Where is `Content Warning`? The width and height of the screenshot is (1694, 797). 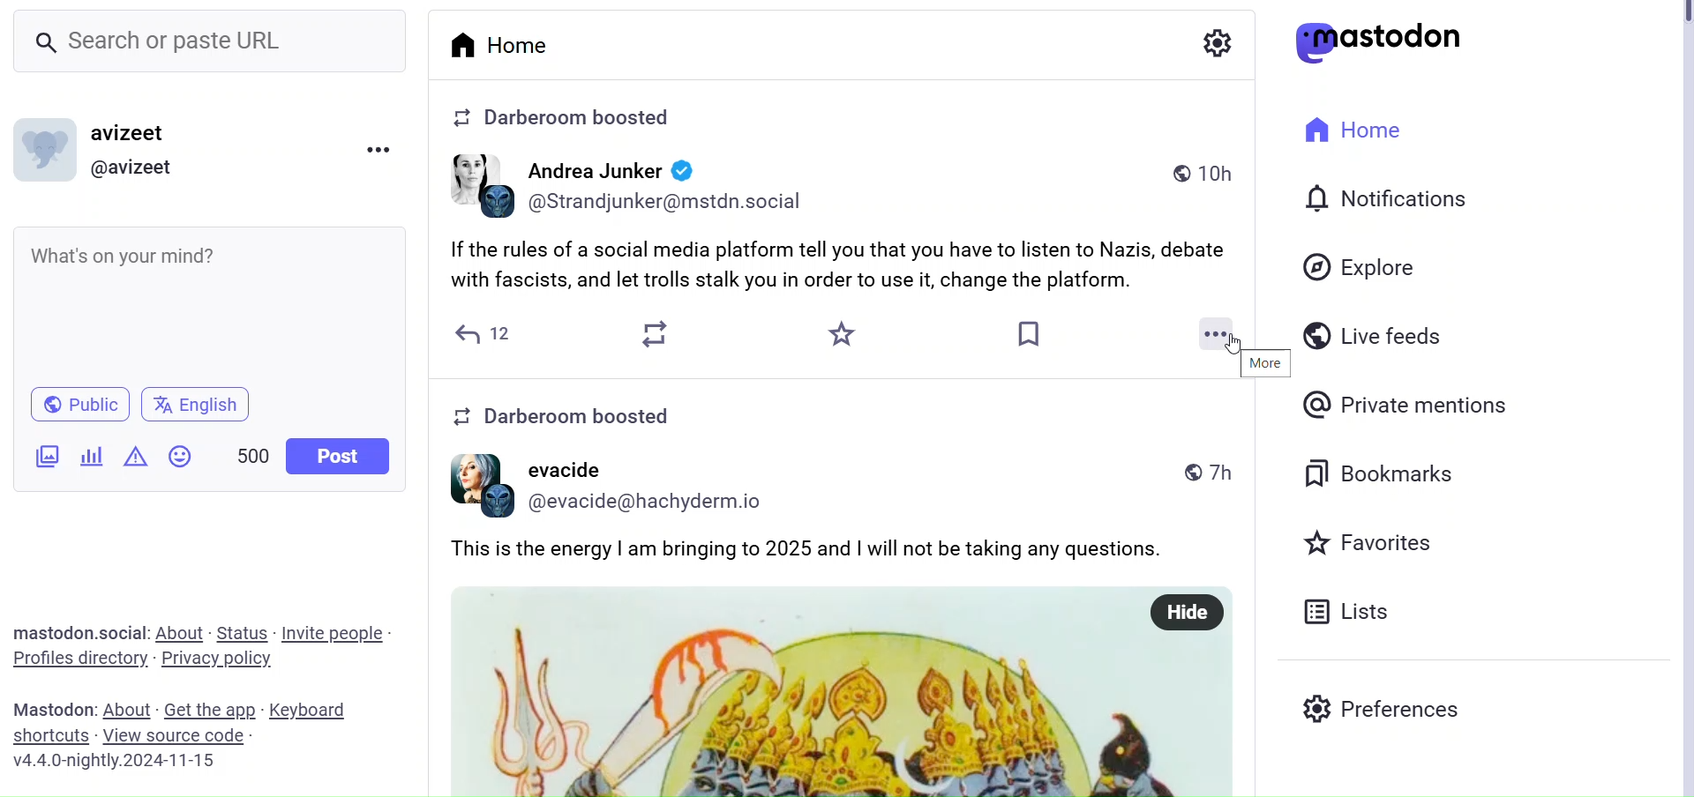 Content Warning is located at coordinates (139, 457).